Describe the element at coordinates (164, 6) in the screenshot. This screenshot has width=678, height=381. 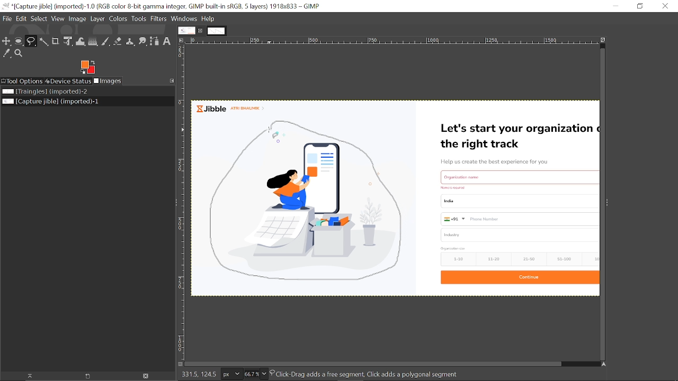
I see `Current window ` at that location.